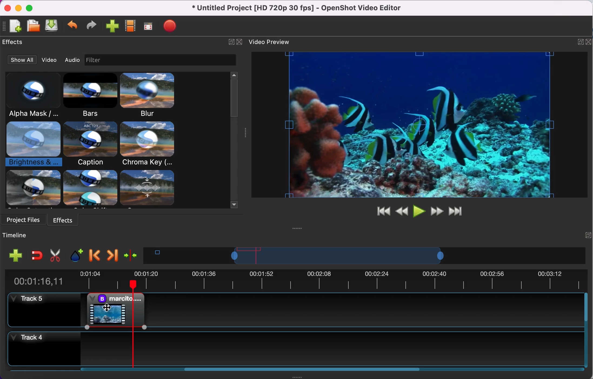 This screenshot has height=379, width=593. Describe the element at coordinates (294, 280) in the screenshot. I see `duration` at that location.